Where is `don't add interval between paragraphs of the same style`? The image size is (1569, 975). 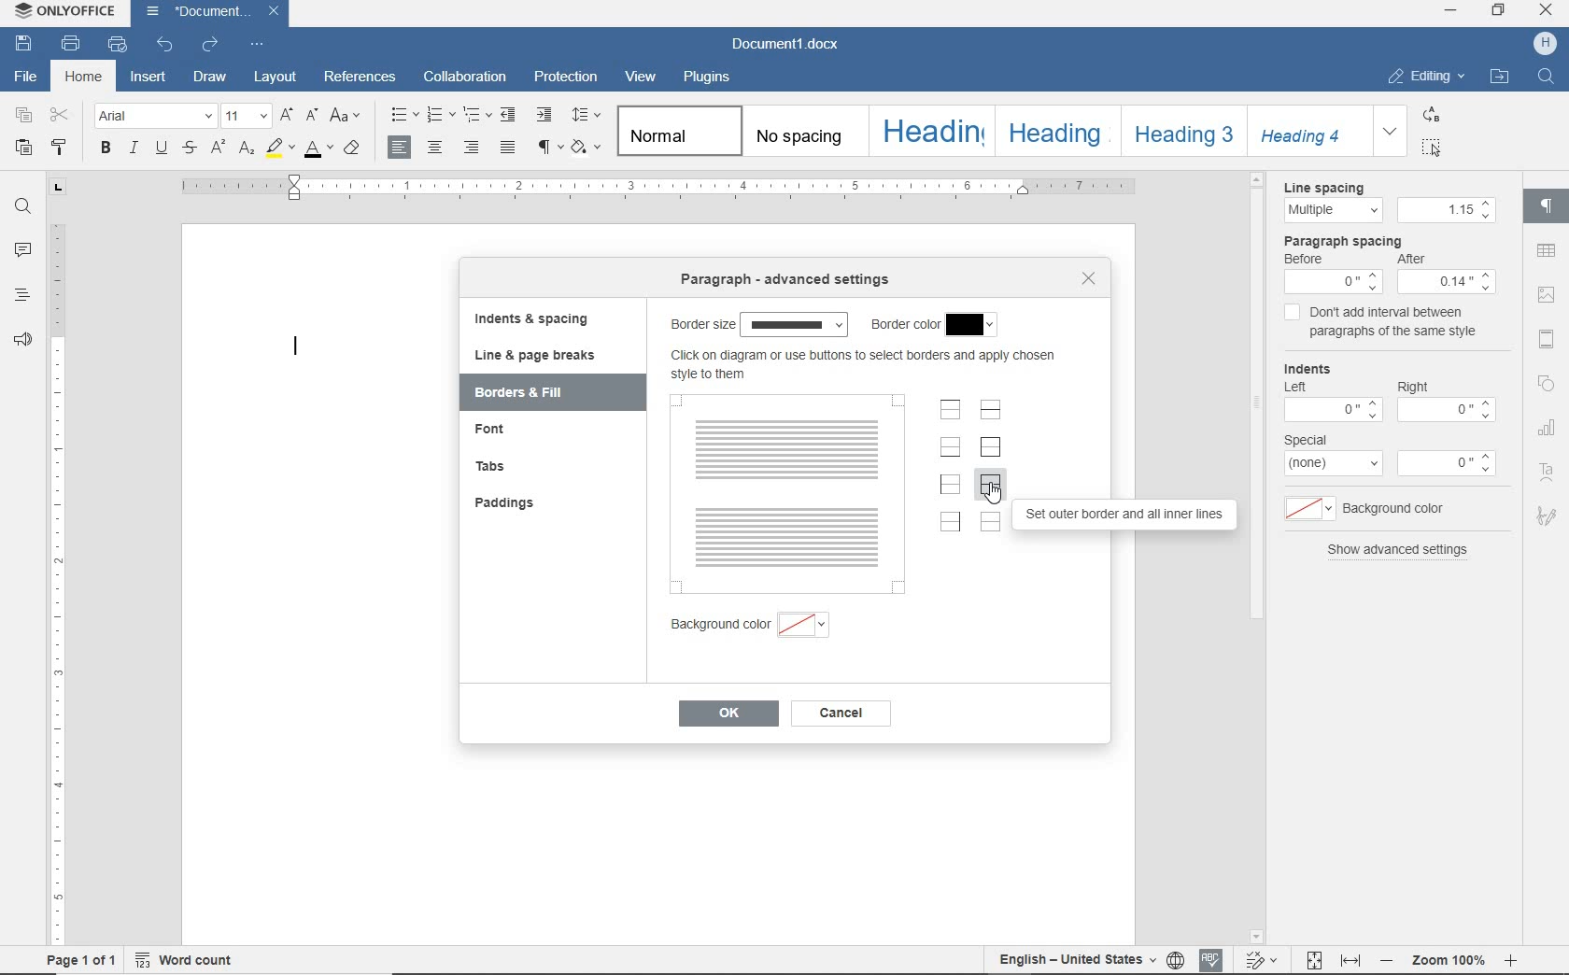 don't add interval between paragraphs of the same style is located at coordinates (1381, 324).